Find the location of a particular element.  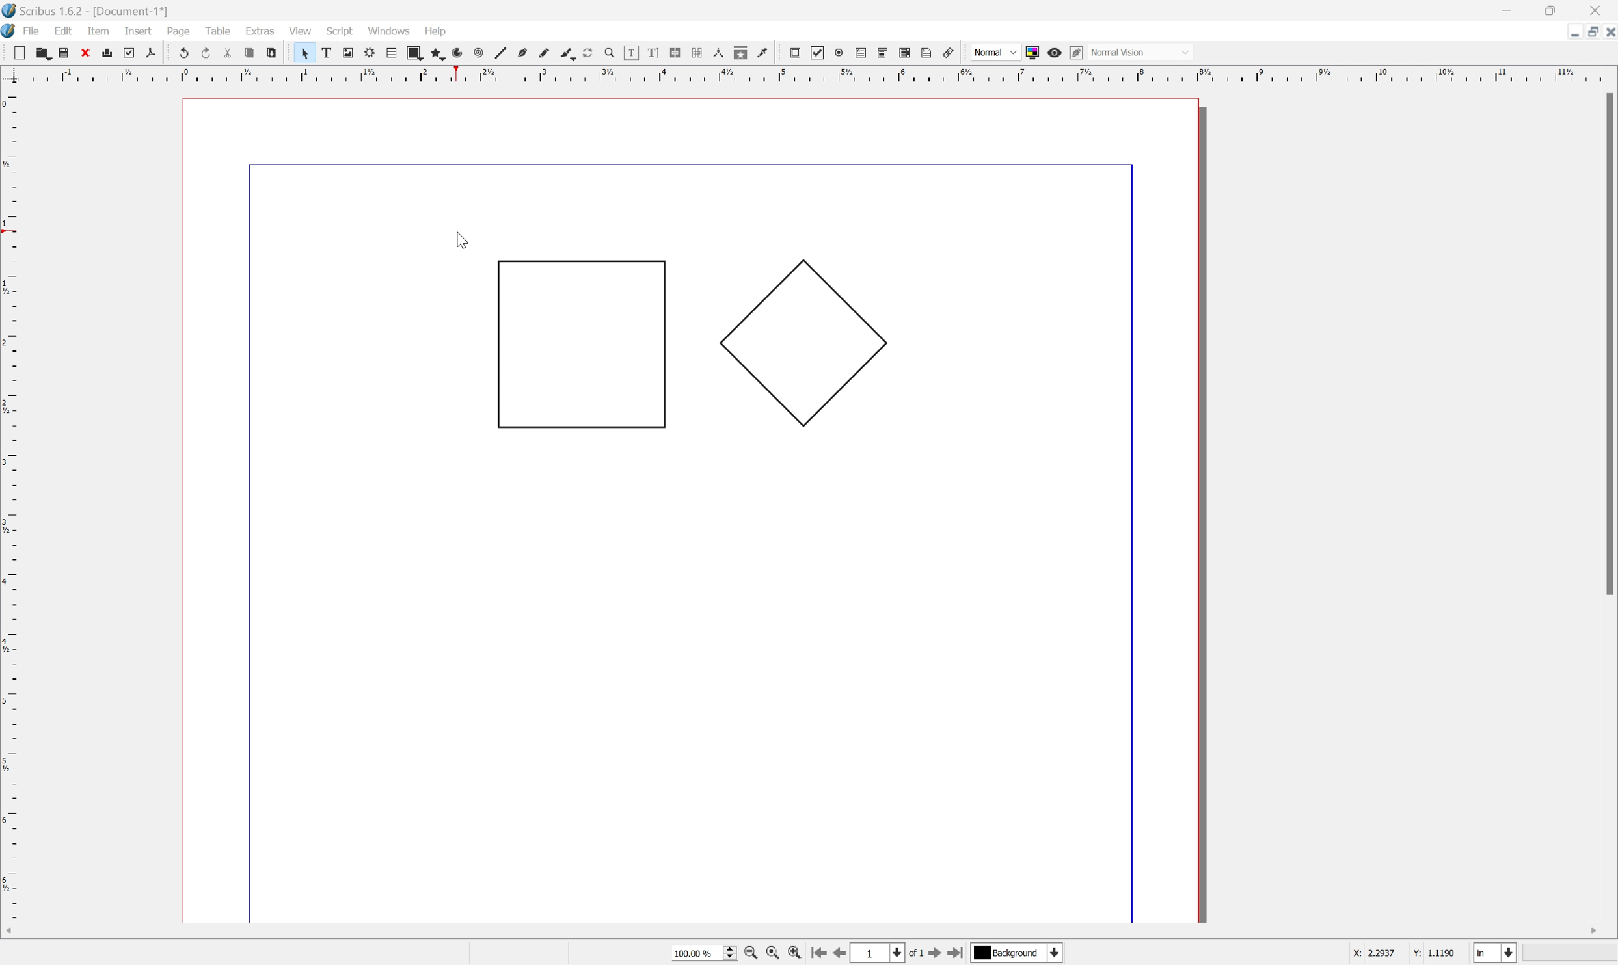

Ruler is located at coordinates (10, 502).